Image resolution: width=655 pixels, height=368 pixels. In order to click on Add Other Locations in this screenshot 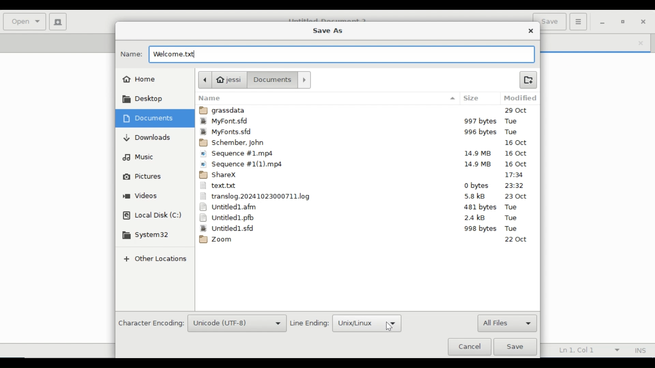, I will do `click(156, 259)`.